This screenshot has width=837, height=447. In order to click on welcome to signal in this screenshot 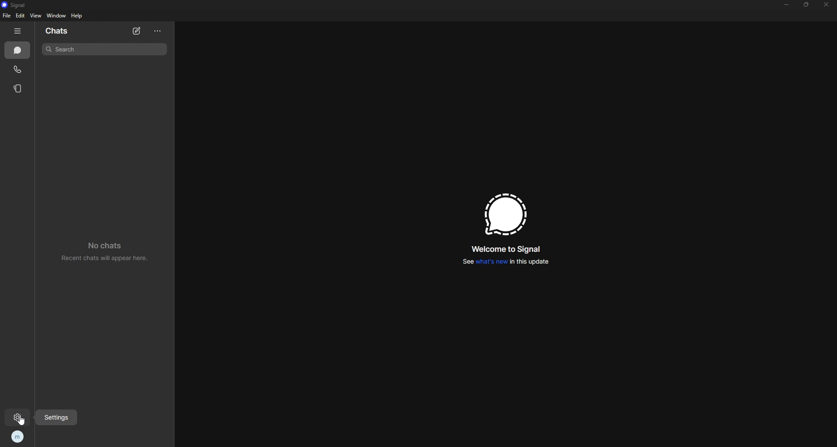, I will do `click(507, 251)`.